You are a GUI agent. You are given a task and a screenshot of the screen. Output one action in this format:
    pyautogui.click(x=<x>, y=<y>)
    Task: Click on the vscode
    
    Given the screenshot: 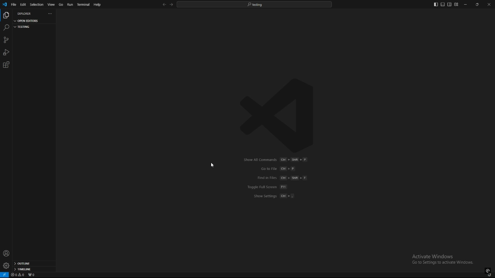 What is the action you would take?
    pyautogui.click(x=4, y=5)
    